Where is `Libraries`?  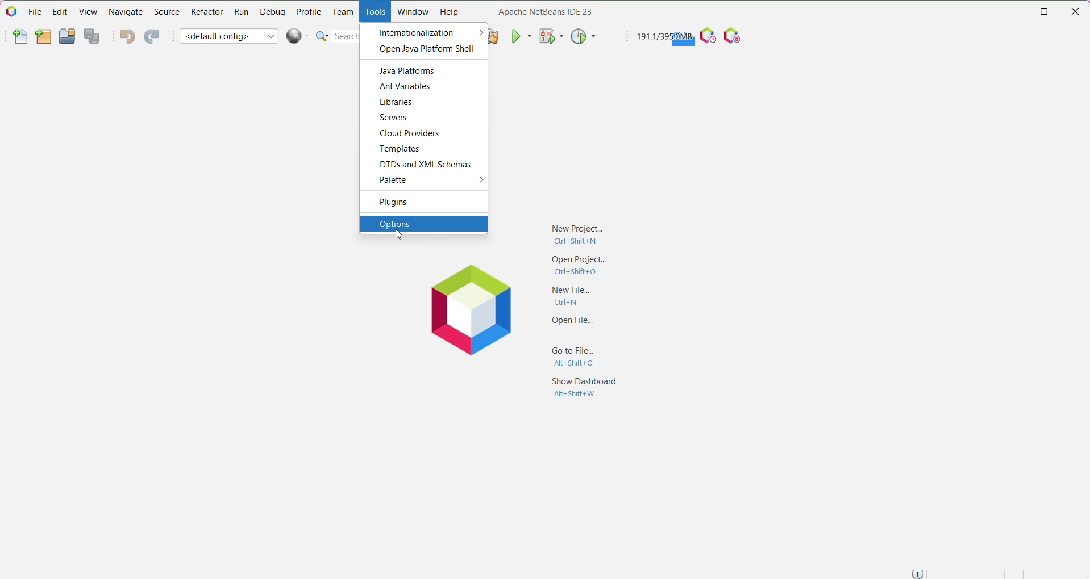
Libraries is located at coordinates (399, 103).